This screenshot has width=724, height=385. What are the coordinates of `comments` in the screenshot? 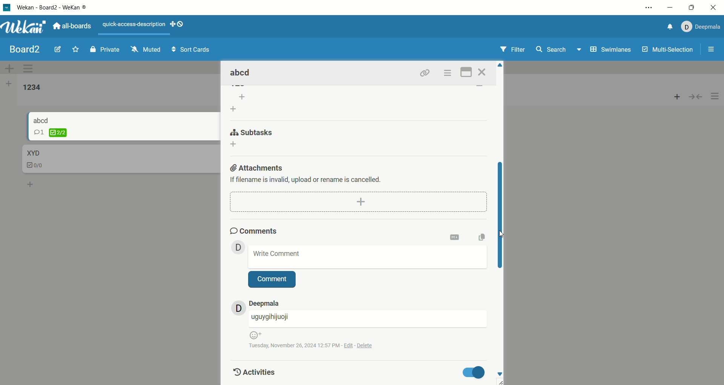 It's located at (255, 229).